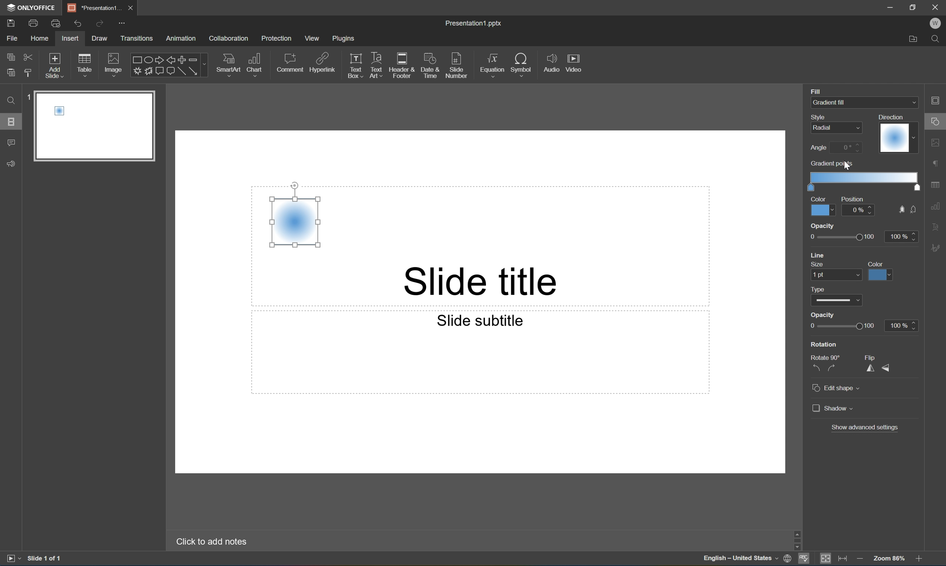 This screenshot has height=566, width=946. What do you see at coordinates (824, 344) in the screenshot?
I see `Rotation` at bounding box center [824, 344].